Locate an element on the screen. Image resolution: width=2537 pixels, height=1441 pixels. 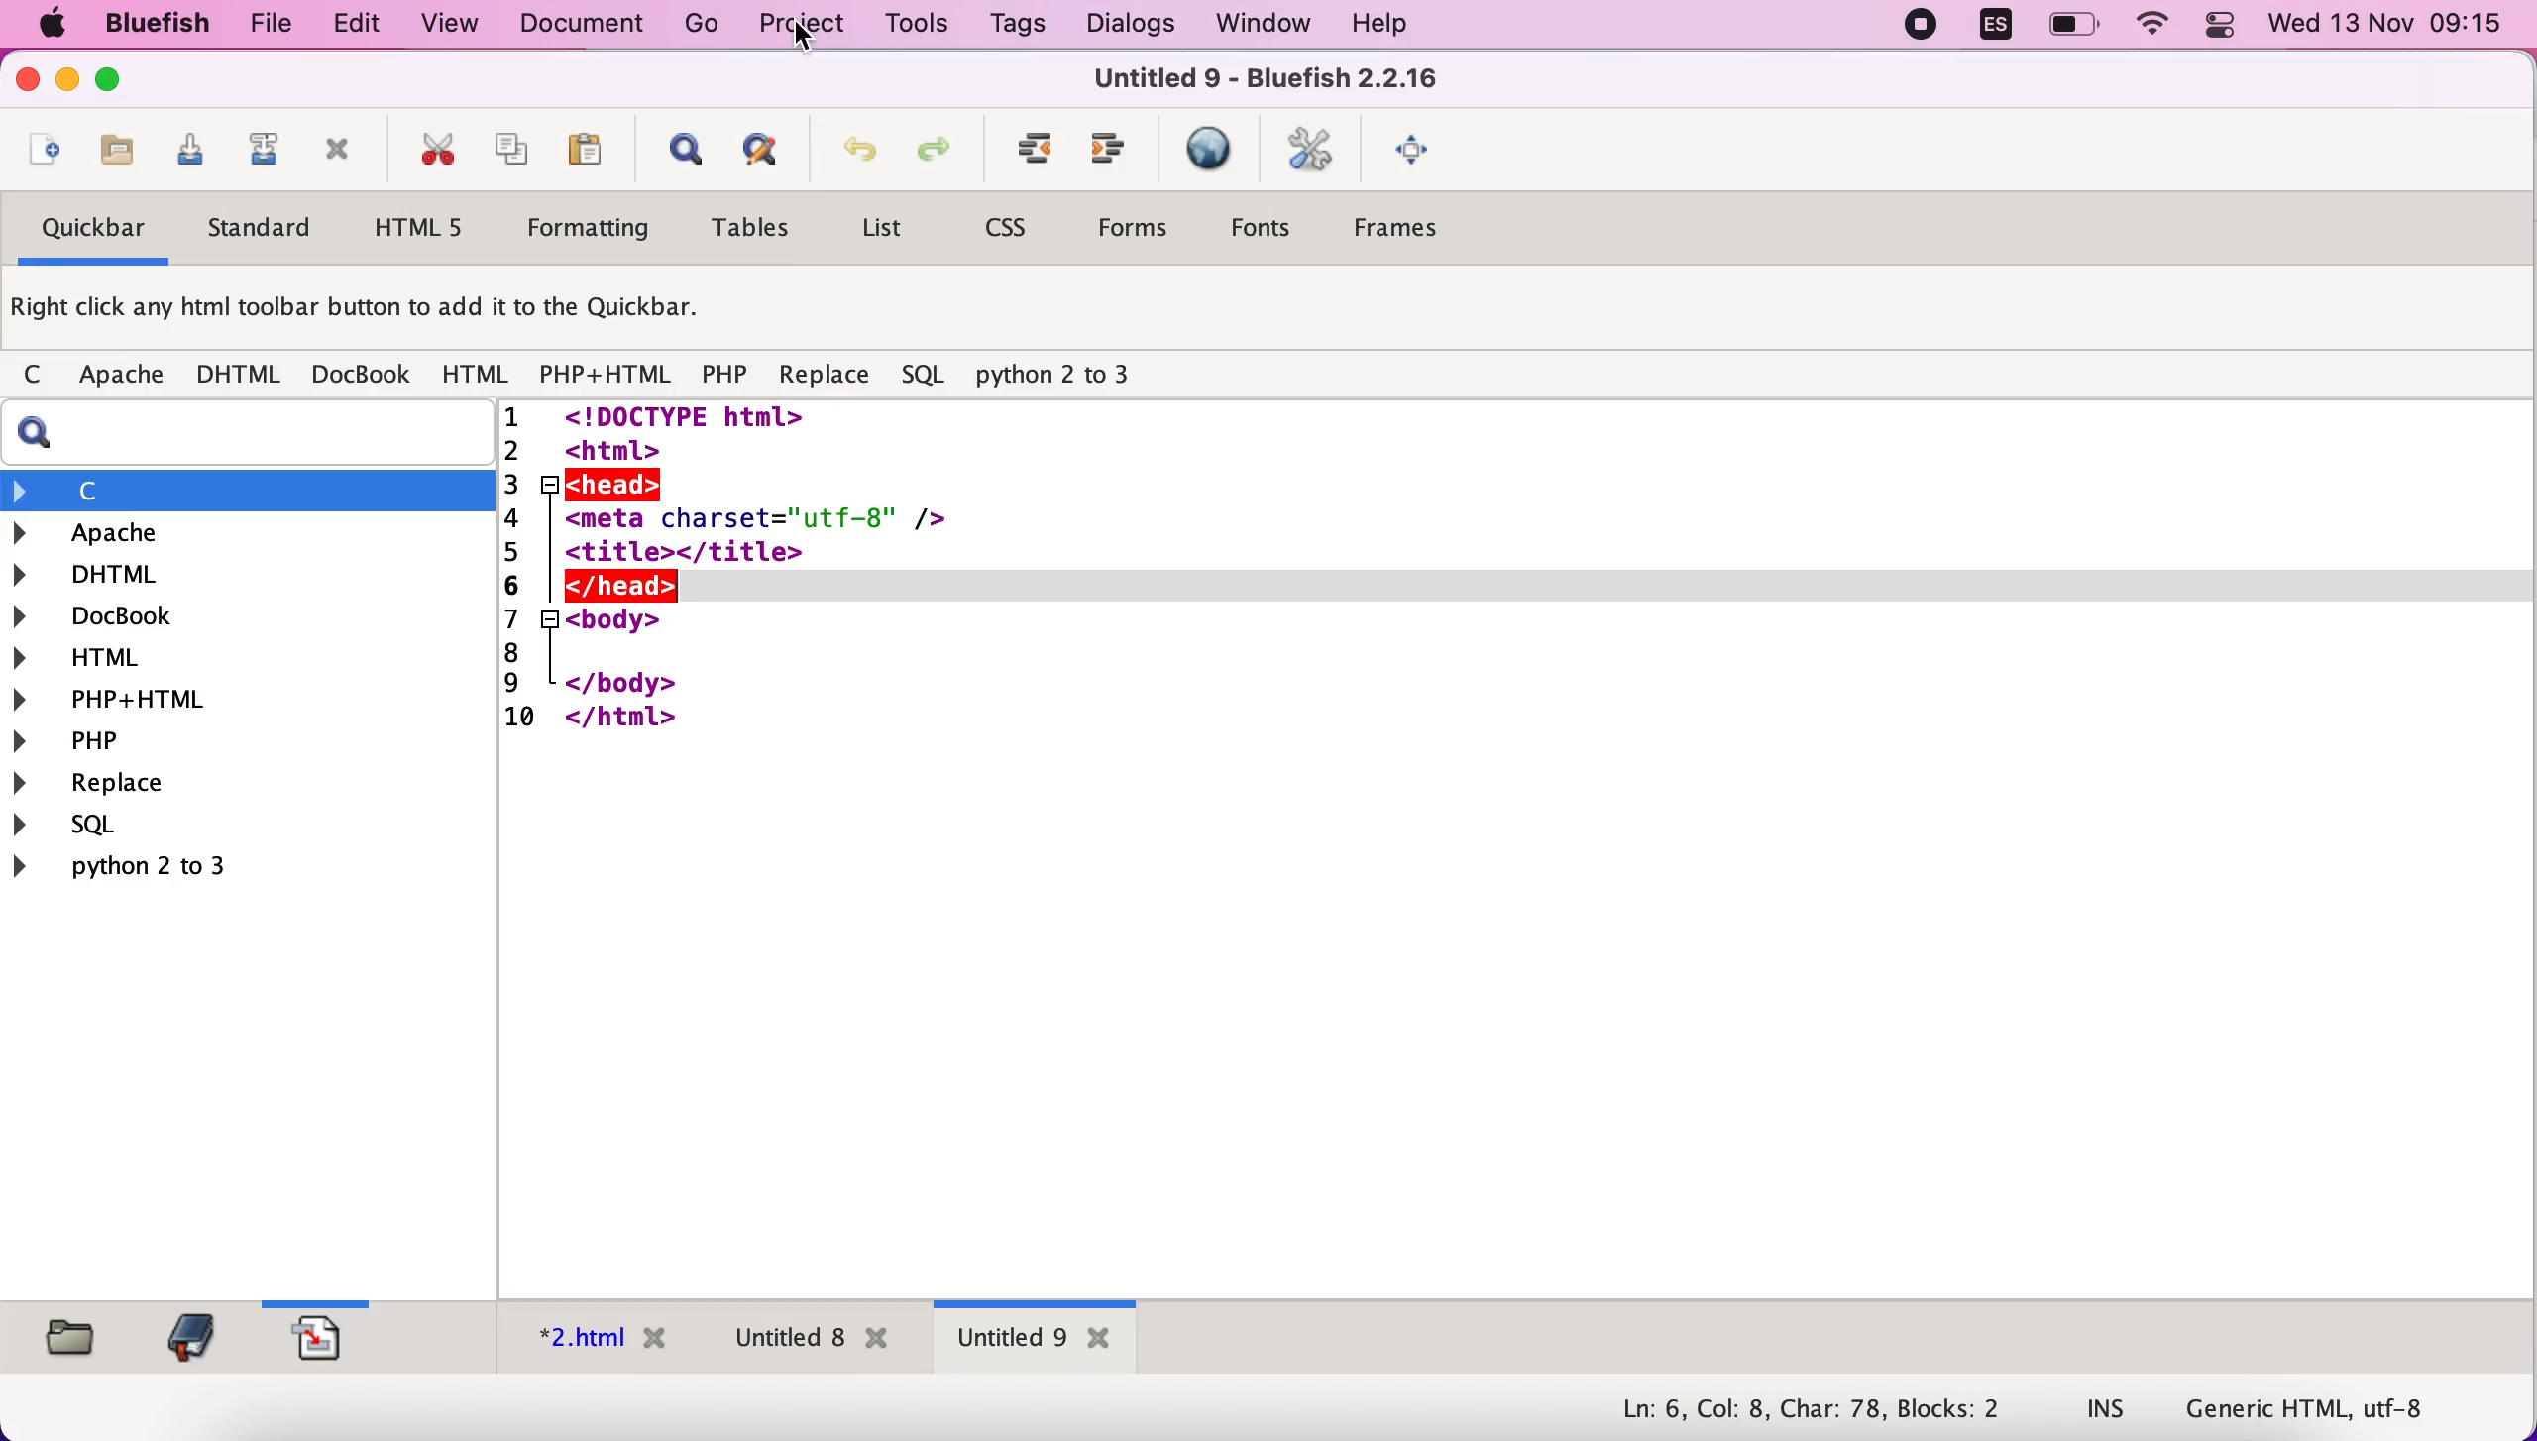
tools is located at coordinates (912, 26).